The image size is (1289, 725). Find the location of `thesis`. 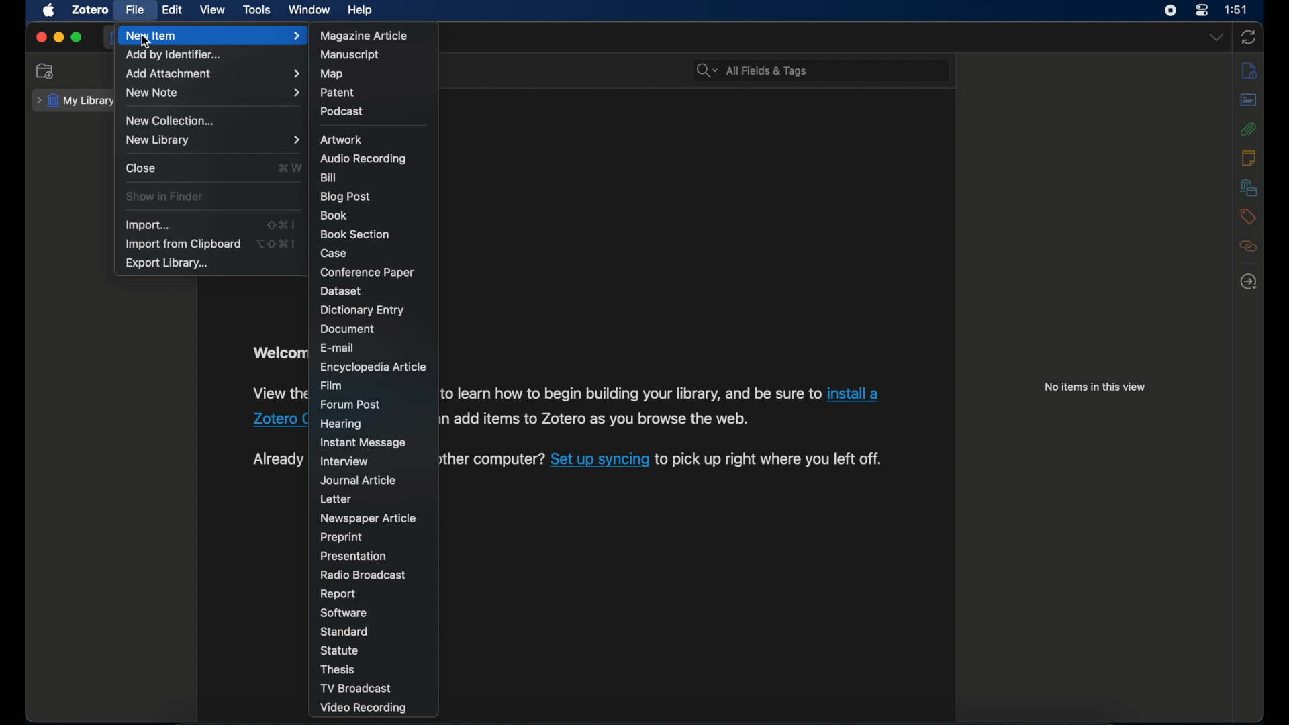

thesis is located at coordinates (339, 669).